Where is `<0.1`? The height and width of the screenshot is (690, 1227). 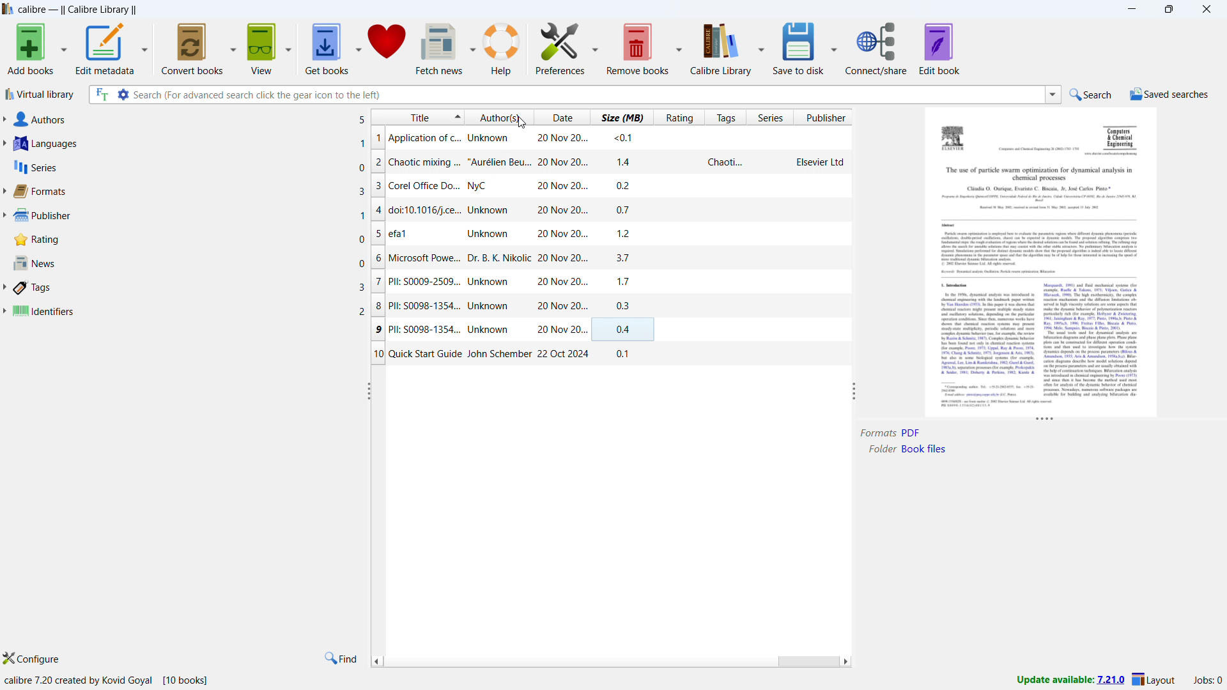 <0.1 is located at coordinates (623, 137).